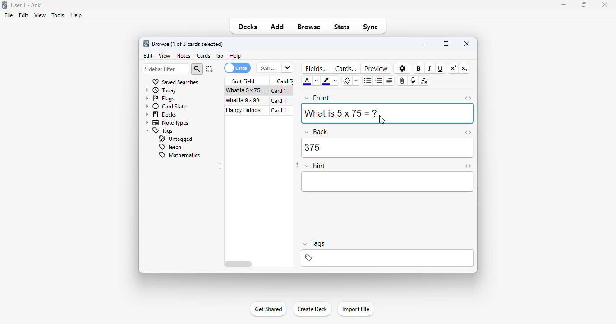 Image resolution: width=616 pixels, height=324 pixels. Describe the element at coordinates (430, 68) in the screenshot. I see `italic` at that location.